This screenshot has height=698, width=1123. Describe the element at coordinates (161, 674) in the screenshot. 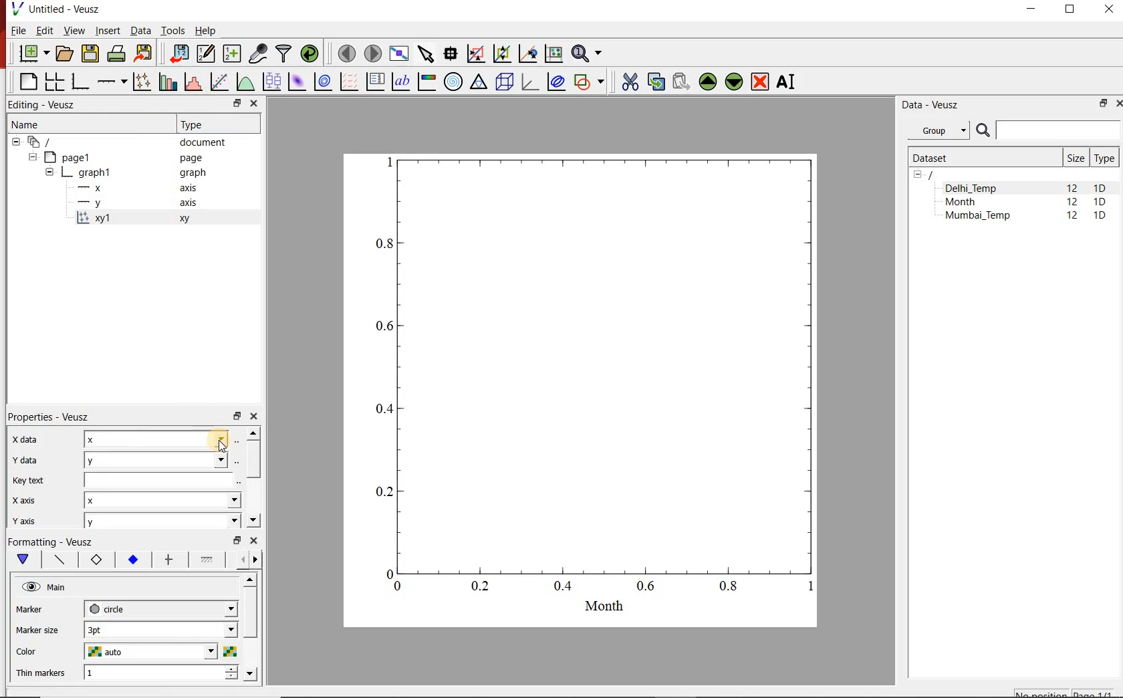

I see `1` at that location.